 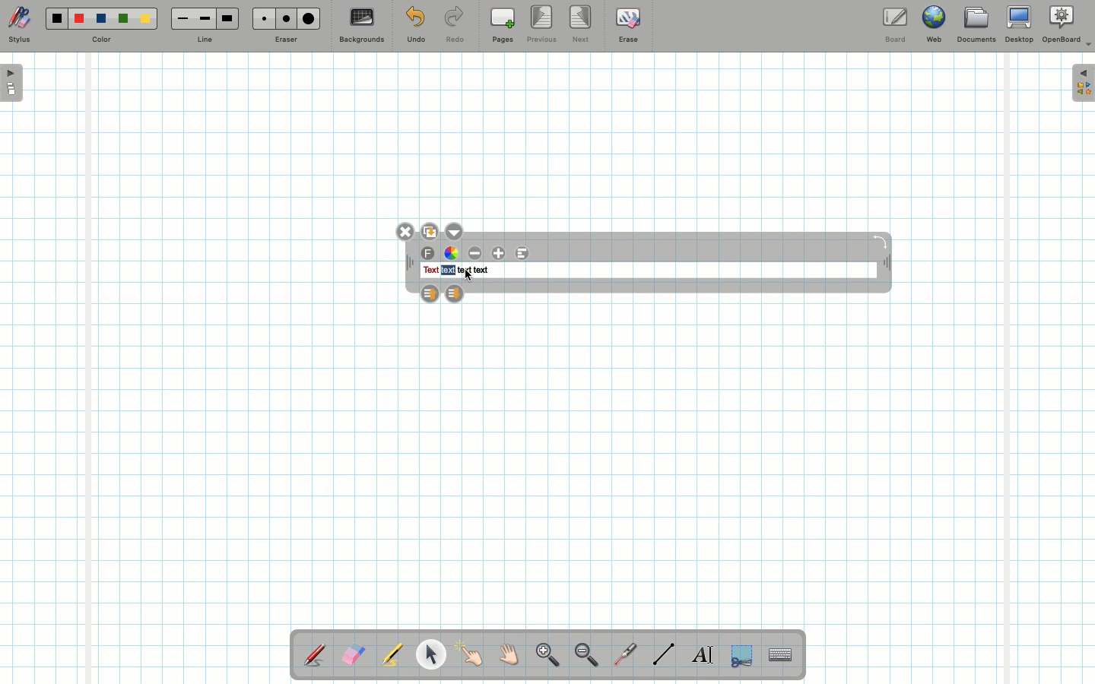 I want to click on Zoom in, so click(x=544, y=657).